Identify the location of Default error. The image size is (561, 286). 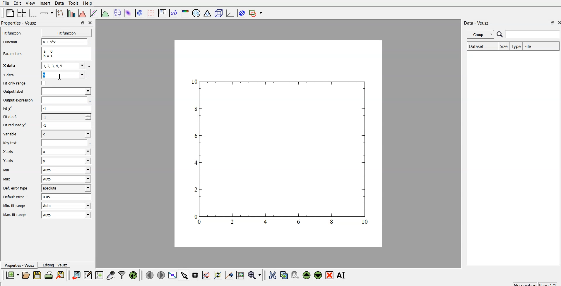
(14, 197).